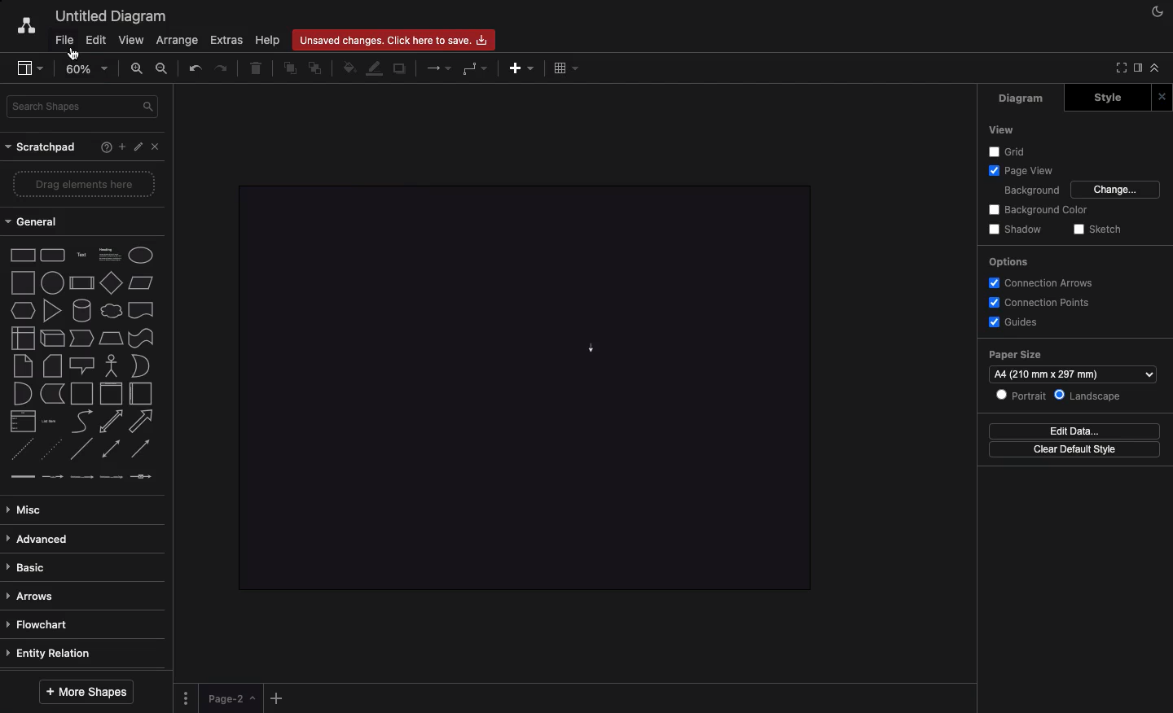 The height and width of the screenshot is (713, 1173). I want to click on Arrows, so click(440, 67).